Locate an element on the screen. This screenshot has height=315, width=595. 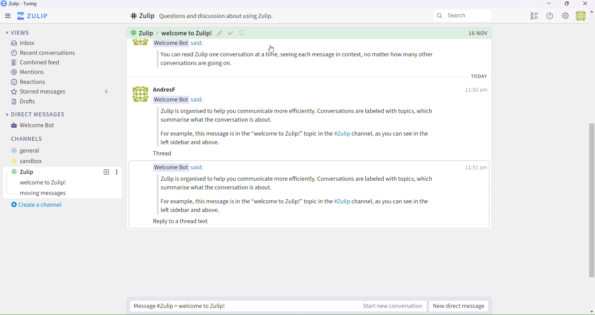
 is located at coordinates (479, 32).